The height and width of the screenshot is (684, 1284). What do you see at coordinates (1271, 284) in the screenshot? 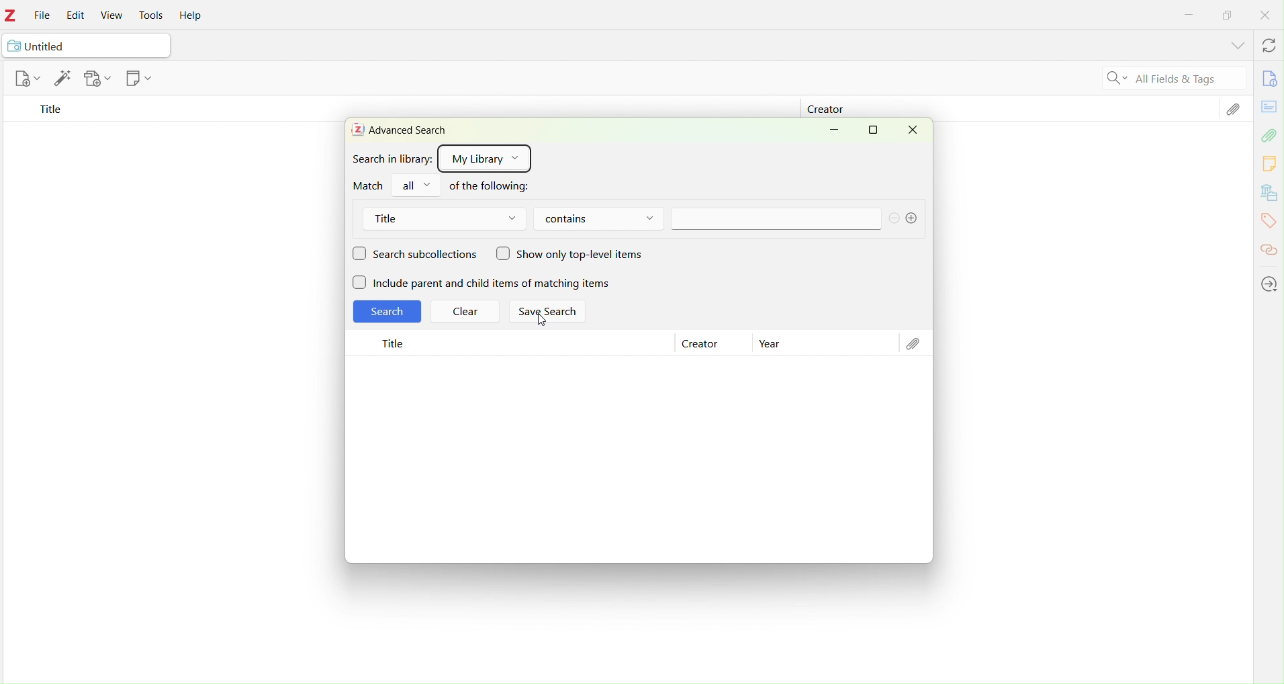
I see `Locate` at bounding box center [1271, 284].